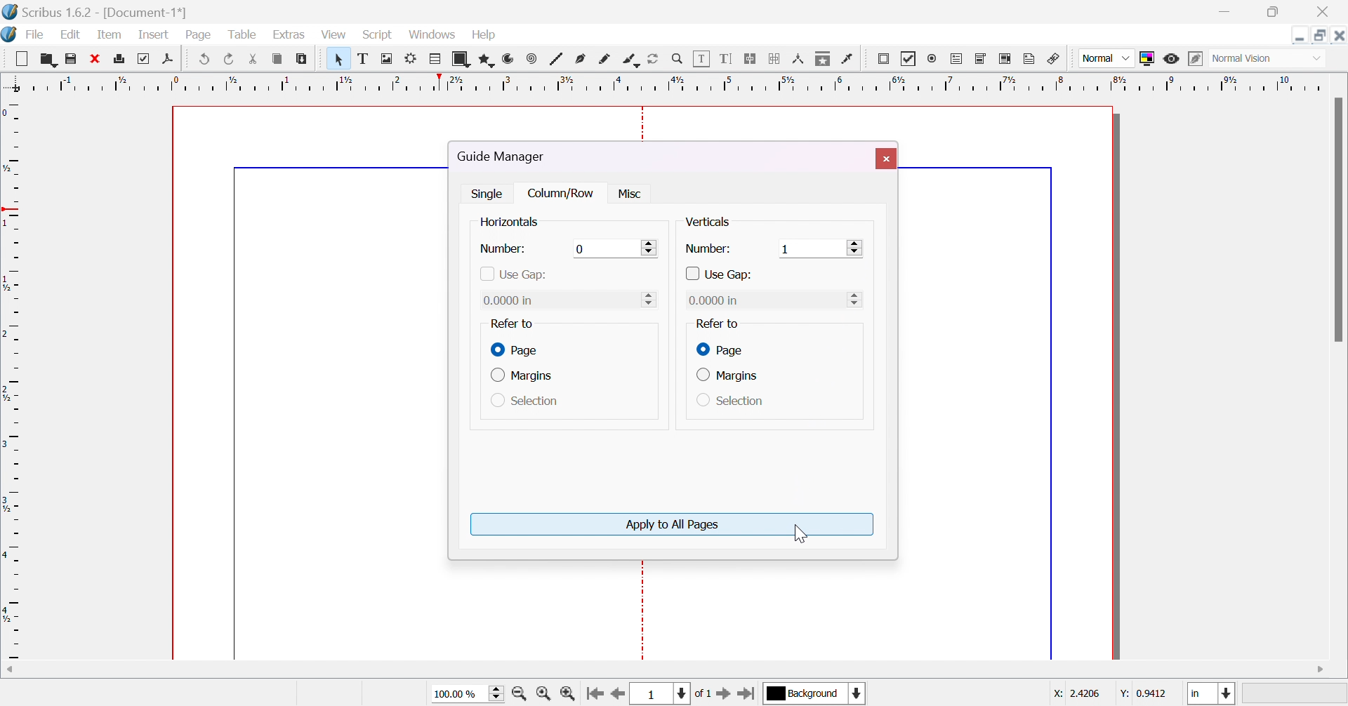 This screenshot has height=706, width=1348. I want to click on , so click(582, 248).